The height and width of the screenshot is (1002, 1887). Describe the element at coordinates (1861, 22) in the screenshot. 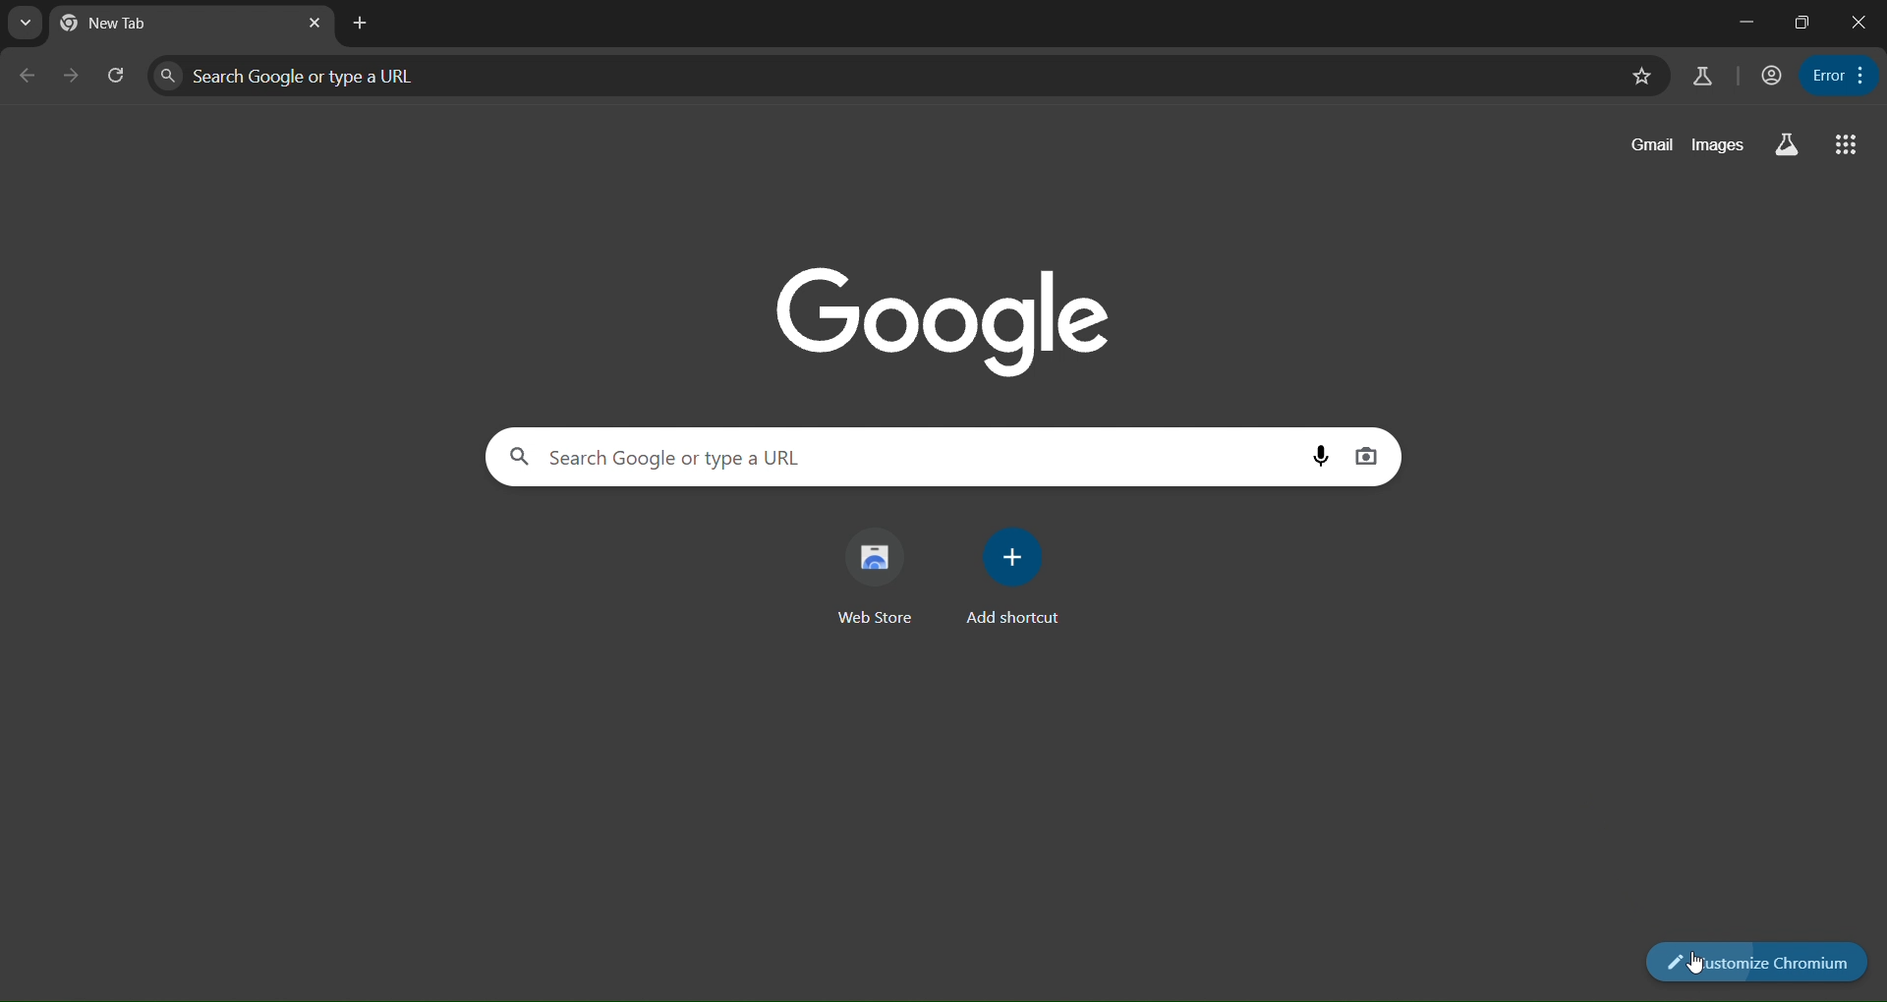

I see `close` at that location.